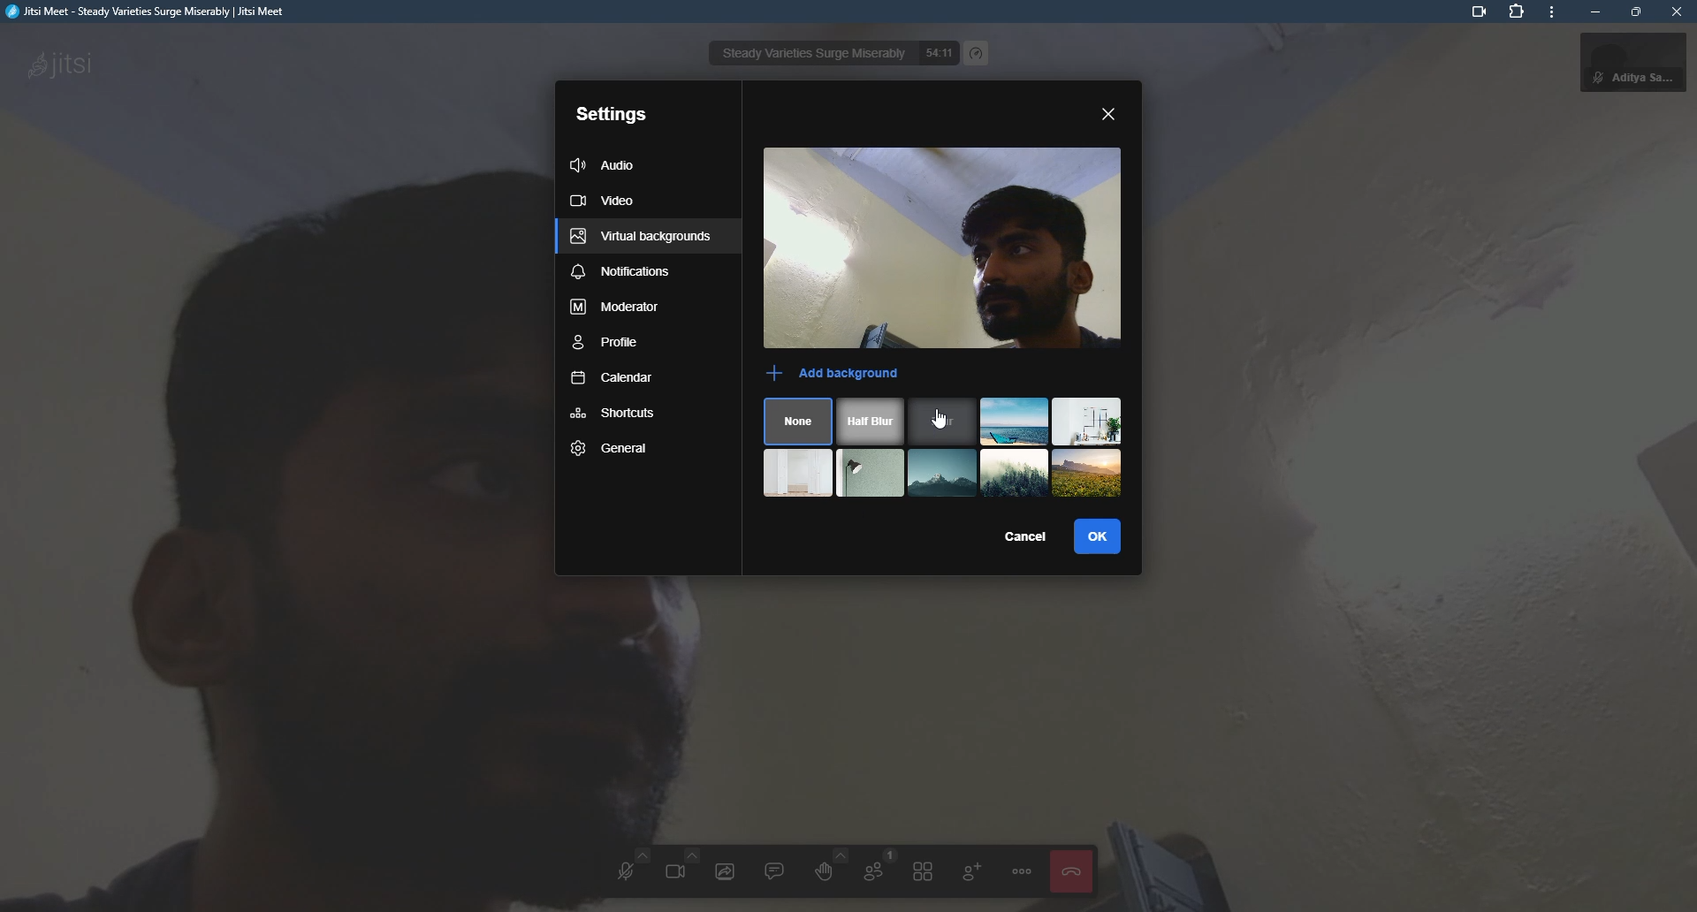 The width and height of the screenshot is (1697, 912). I want to click on camera, so click(1473, 13).